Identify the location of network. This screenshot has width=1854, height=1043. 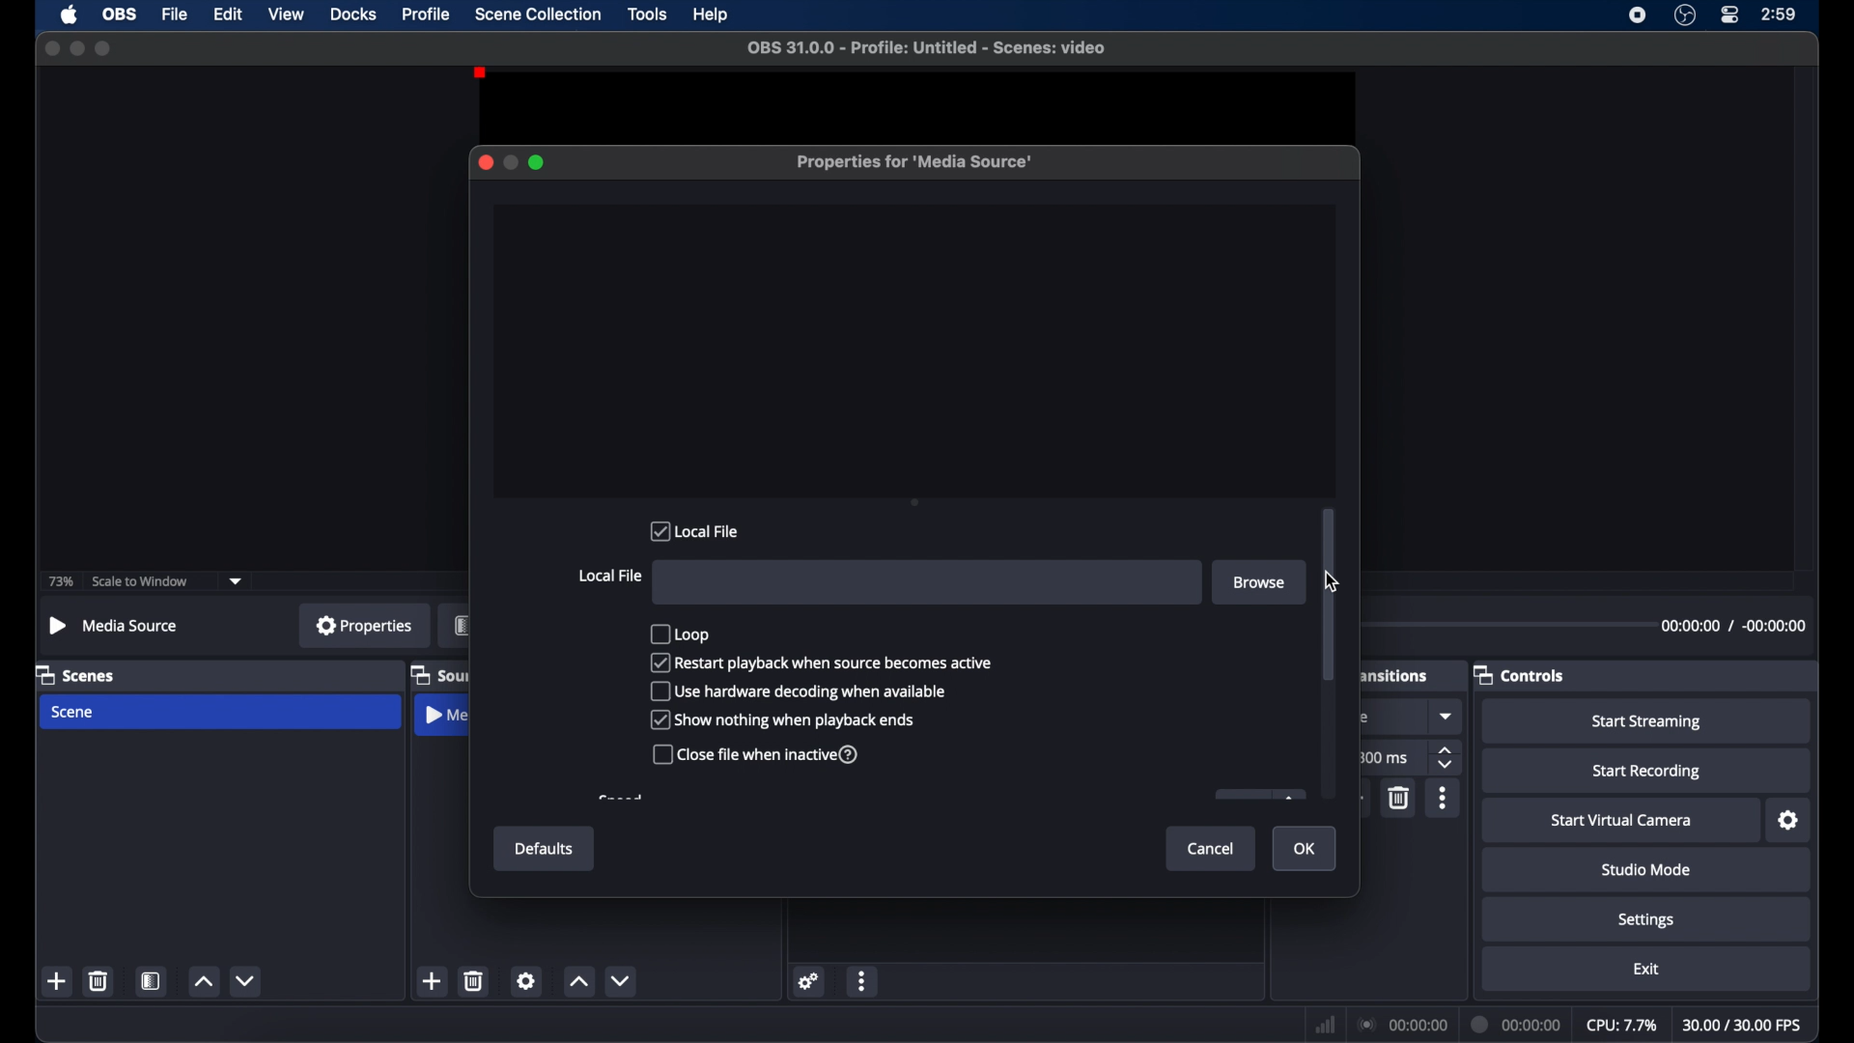
(1326, 1026).